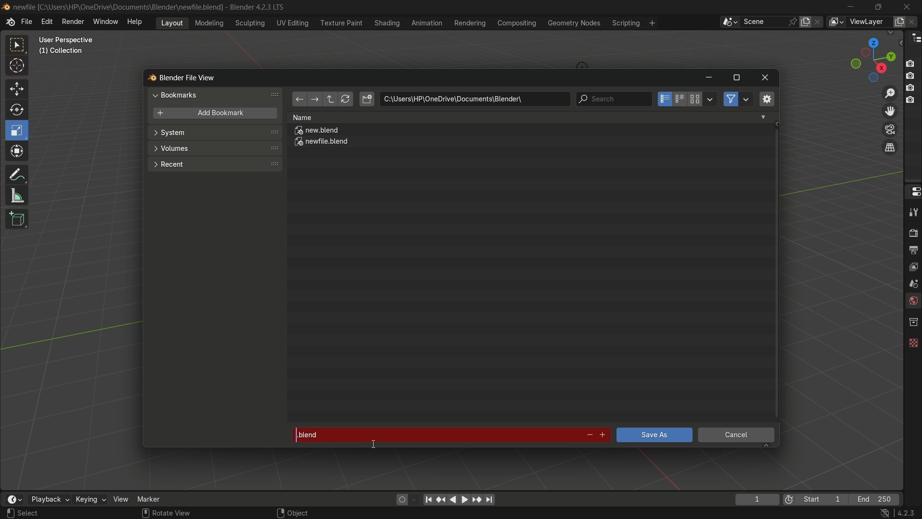 The image size is (922, 519). Describe the element at coordinates (736, 78) in the screenshot. I see `maximize or restore` at that location.